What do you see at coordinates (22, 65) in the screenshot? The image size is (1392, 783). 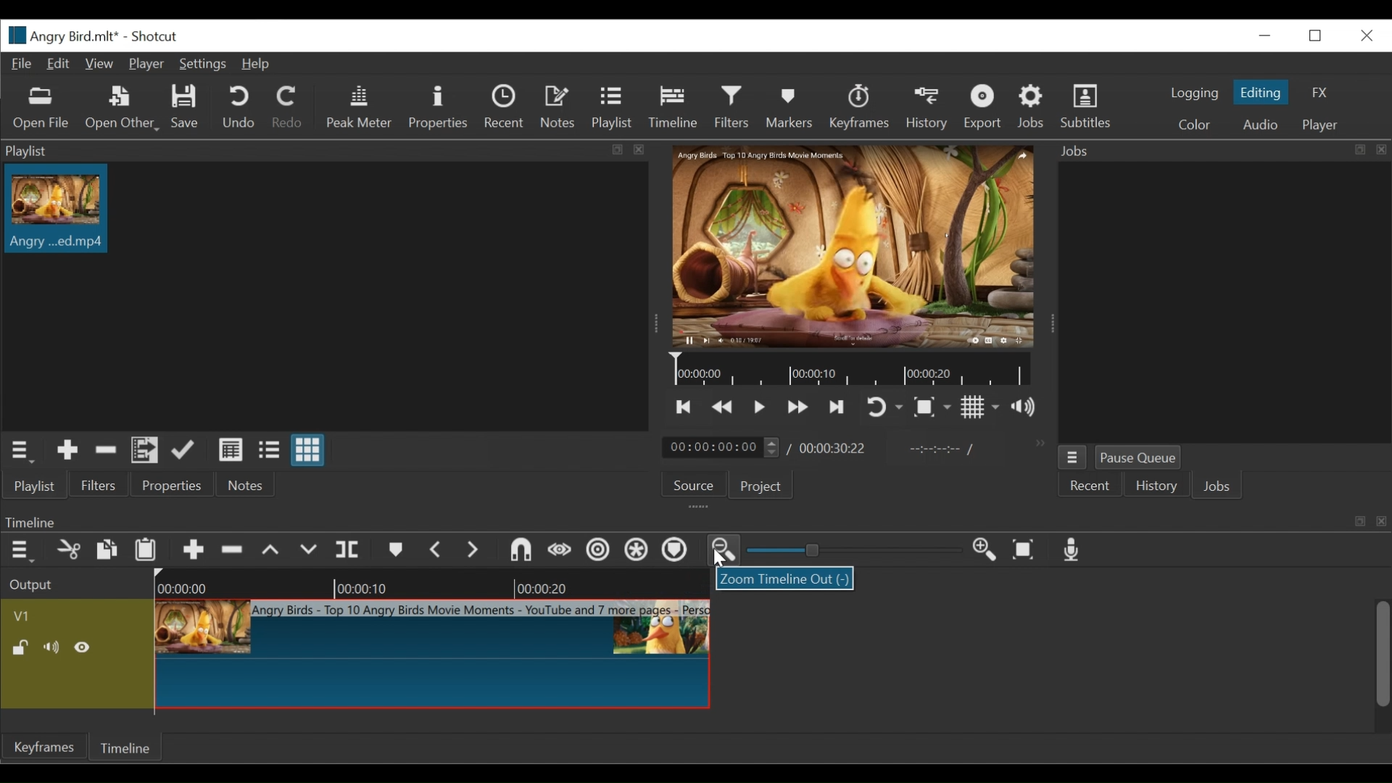 I see `File` at bounding box center [22, 65].